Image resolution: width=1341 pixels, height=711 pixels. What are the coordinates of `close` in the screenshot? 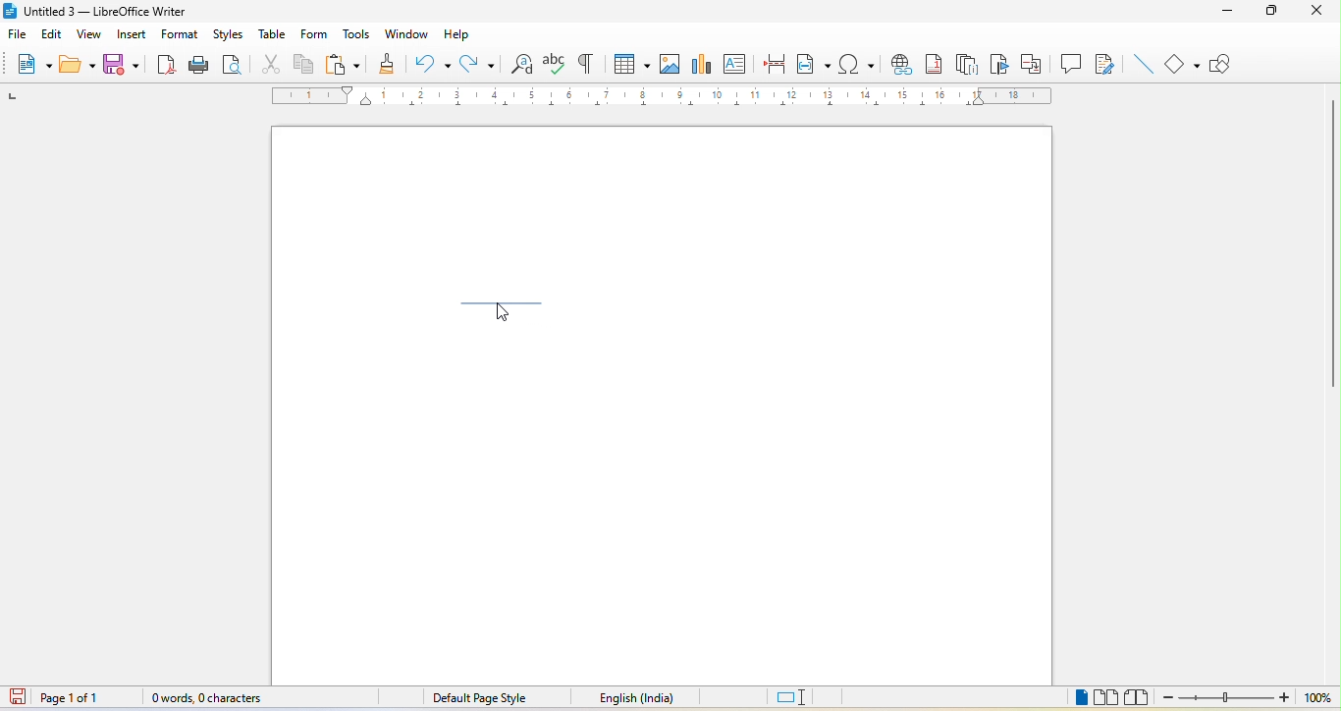 It's located at (1318, 11).